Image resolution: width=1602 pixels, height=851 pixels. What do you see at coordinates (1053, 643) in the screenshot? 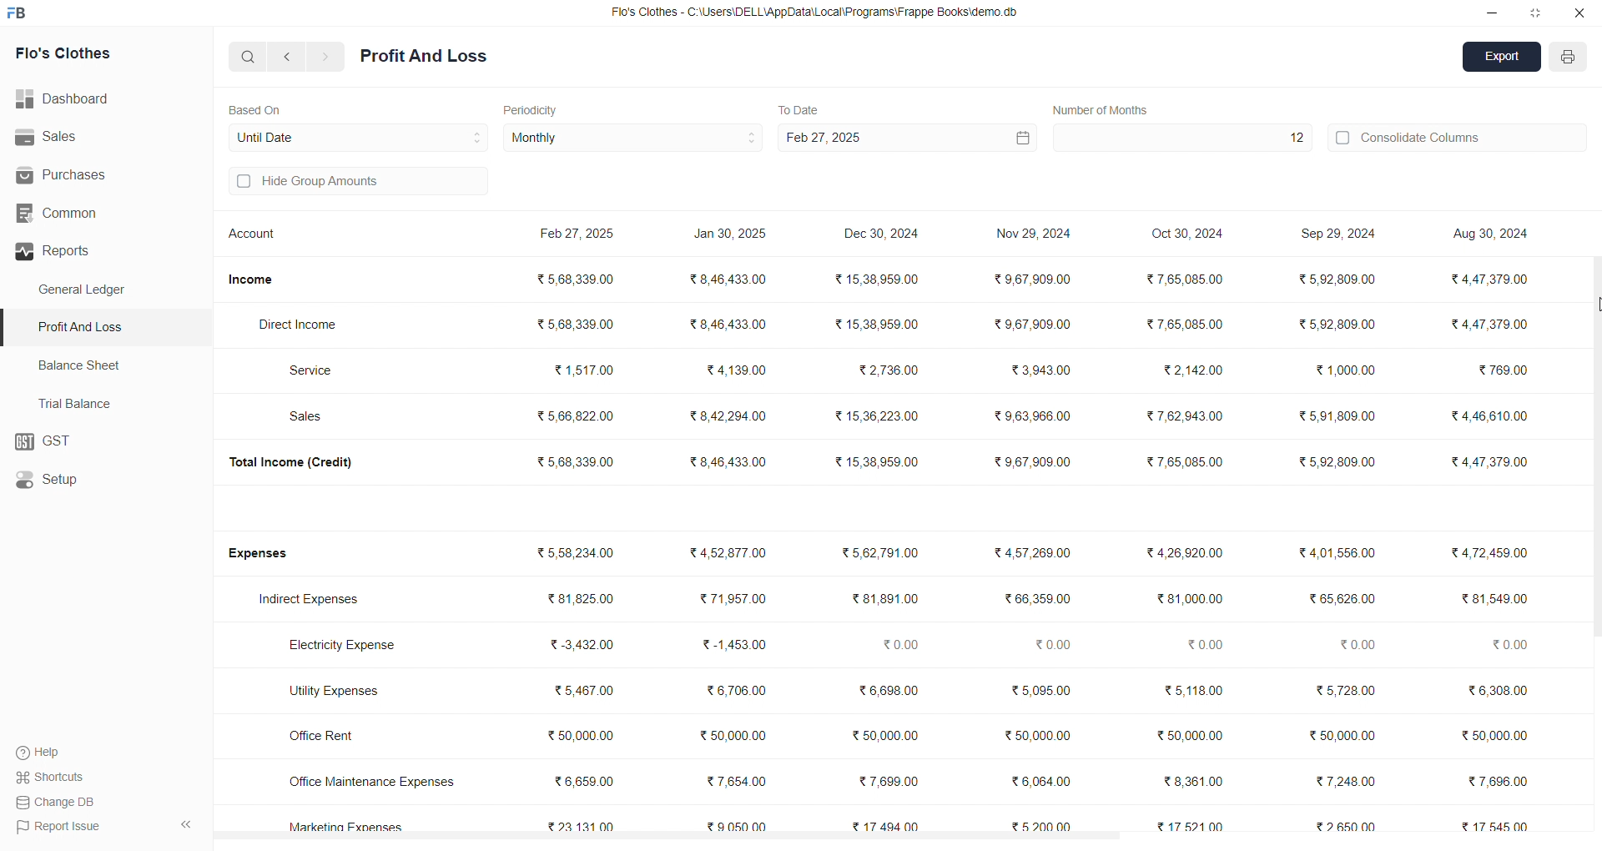
I see `₹0.00` at bounding box center [1053, 643].